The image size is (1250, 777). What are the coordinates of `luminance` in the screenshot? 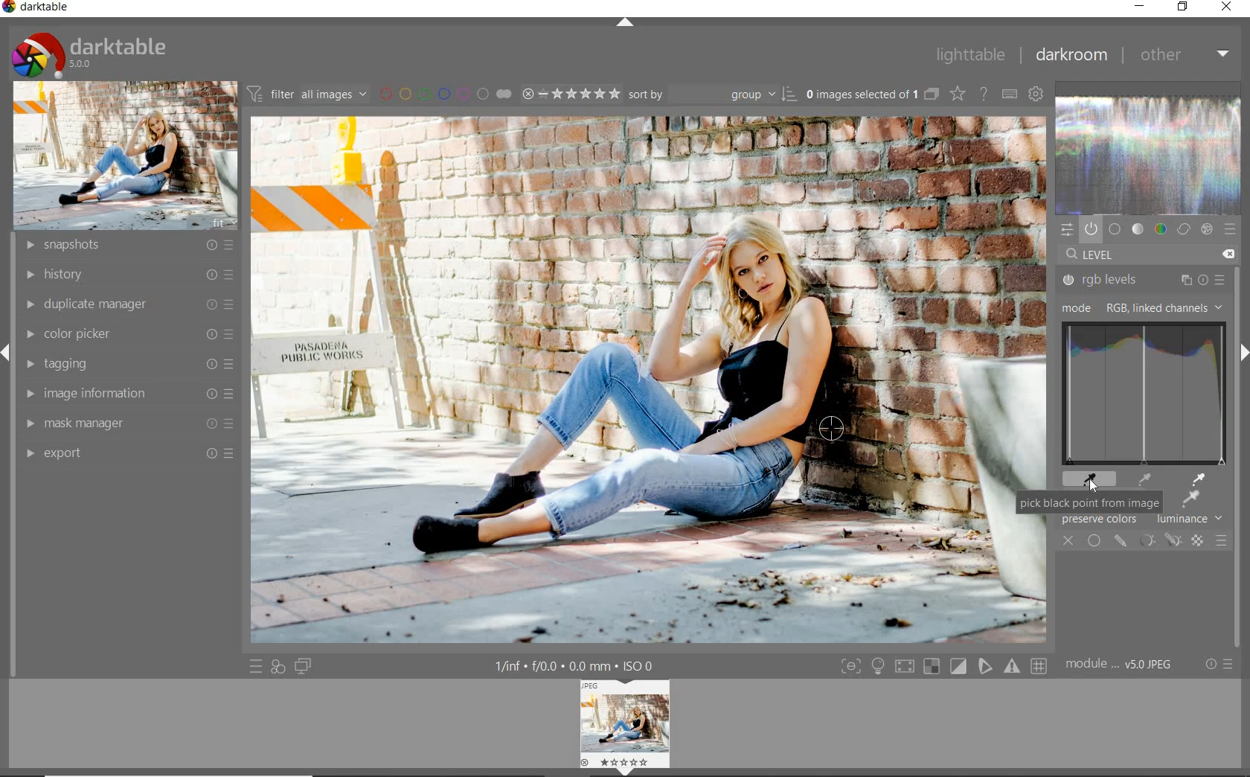 It's located at (1188, 519).